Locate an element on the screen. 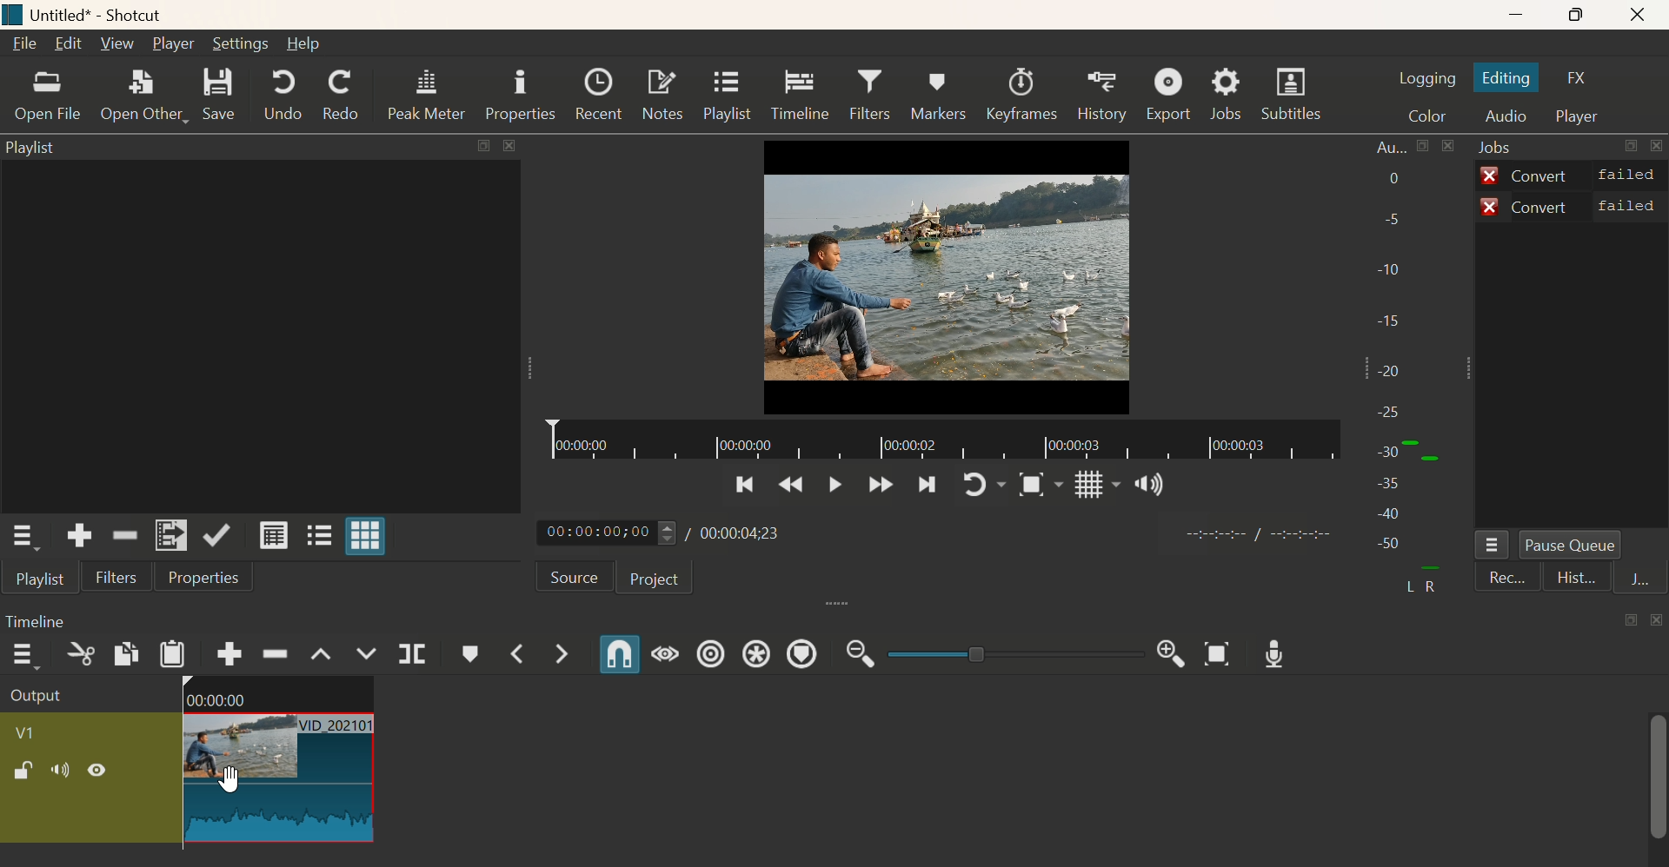 This screenshot has height=867, width=1669. Editing is located at coordinates (1513, 79).